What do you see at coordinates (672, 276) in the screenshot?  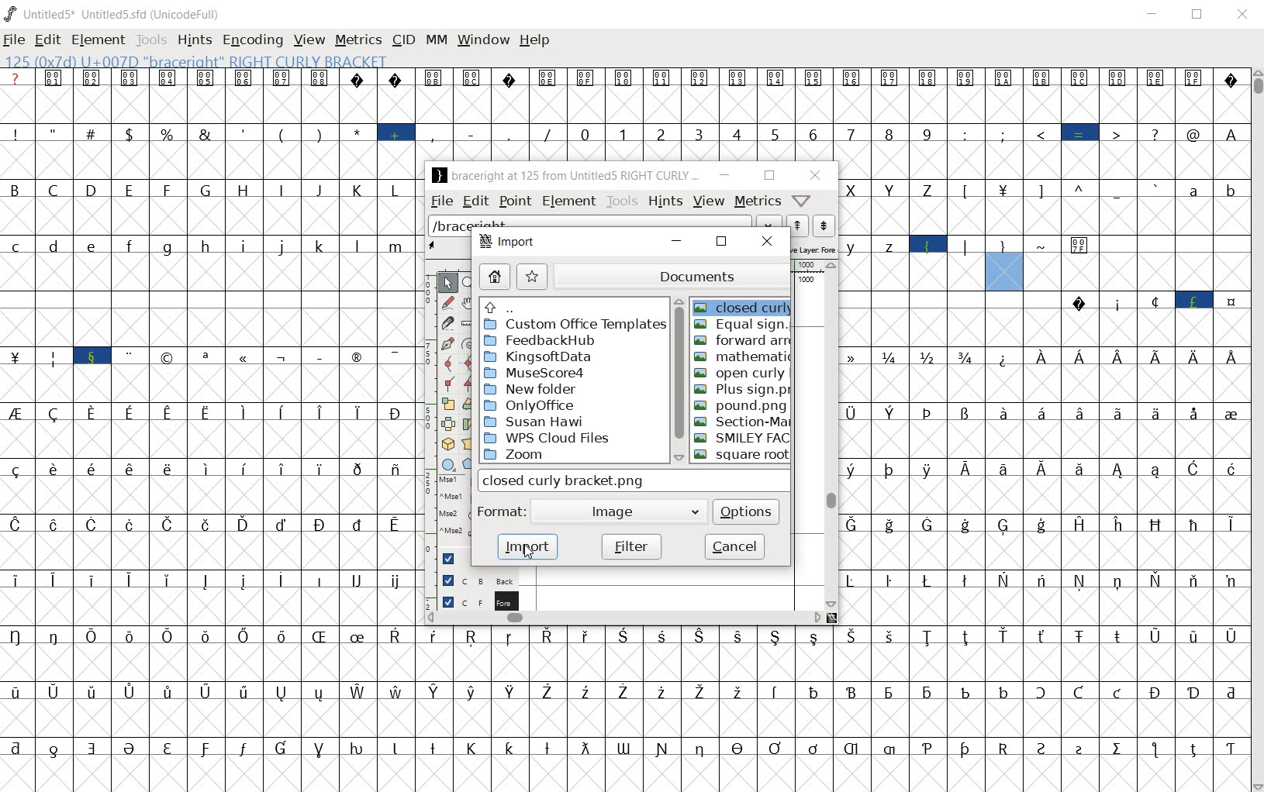 I see `documents` at bounding box center [672, 276].